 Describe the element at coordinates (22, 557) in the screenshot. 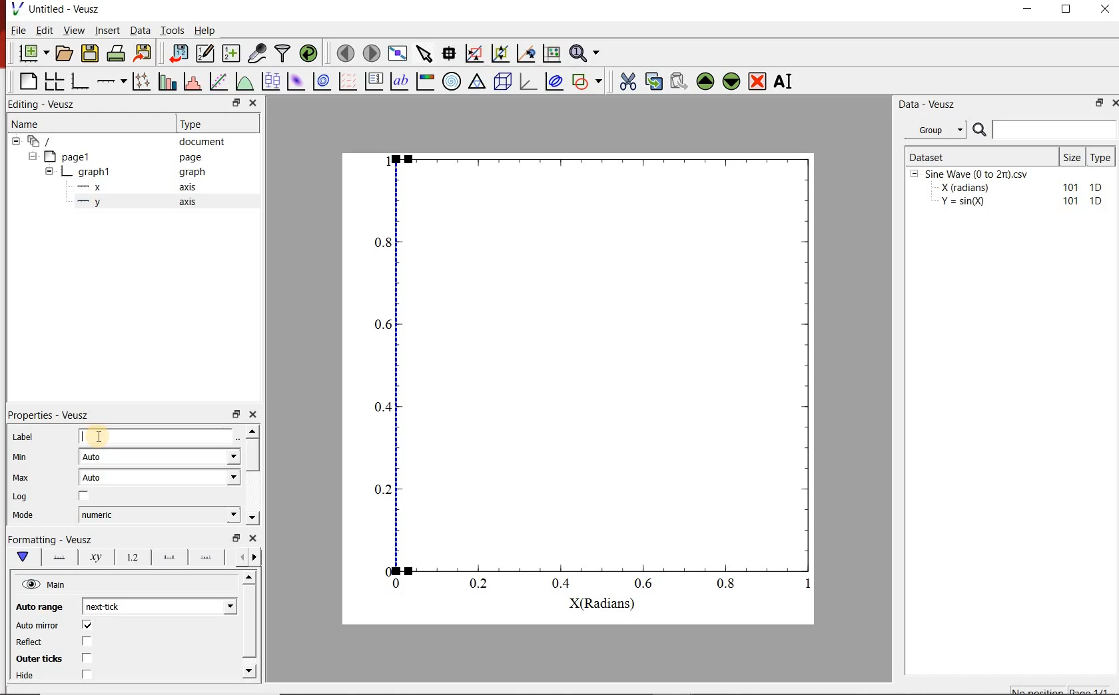

I see `down arrow` at that location.